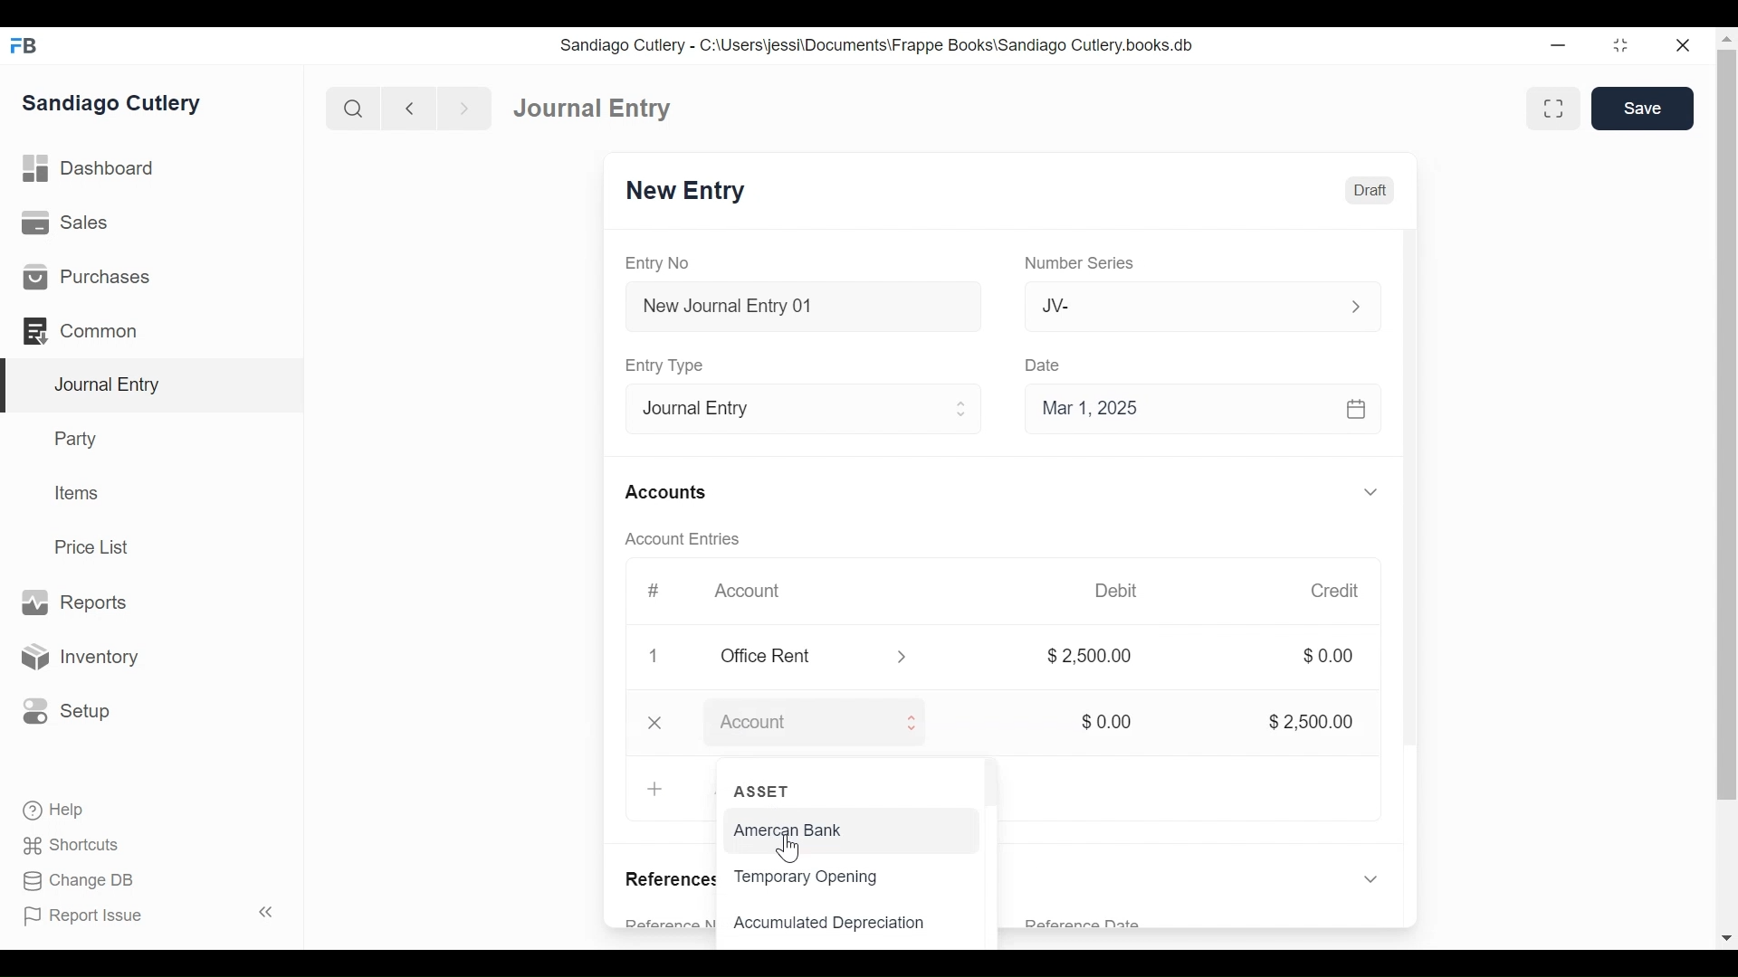  What do you see at coordinates (846, 835) in the screenshot?
I see `American Bank` at bounding box center [846, 835].